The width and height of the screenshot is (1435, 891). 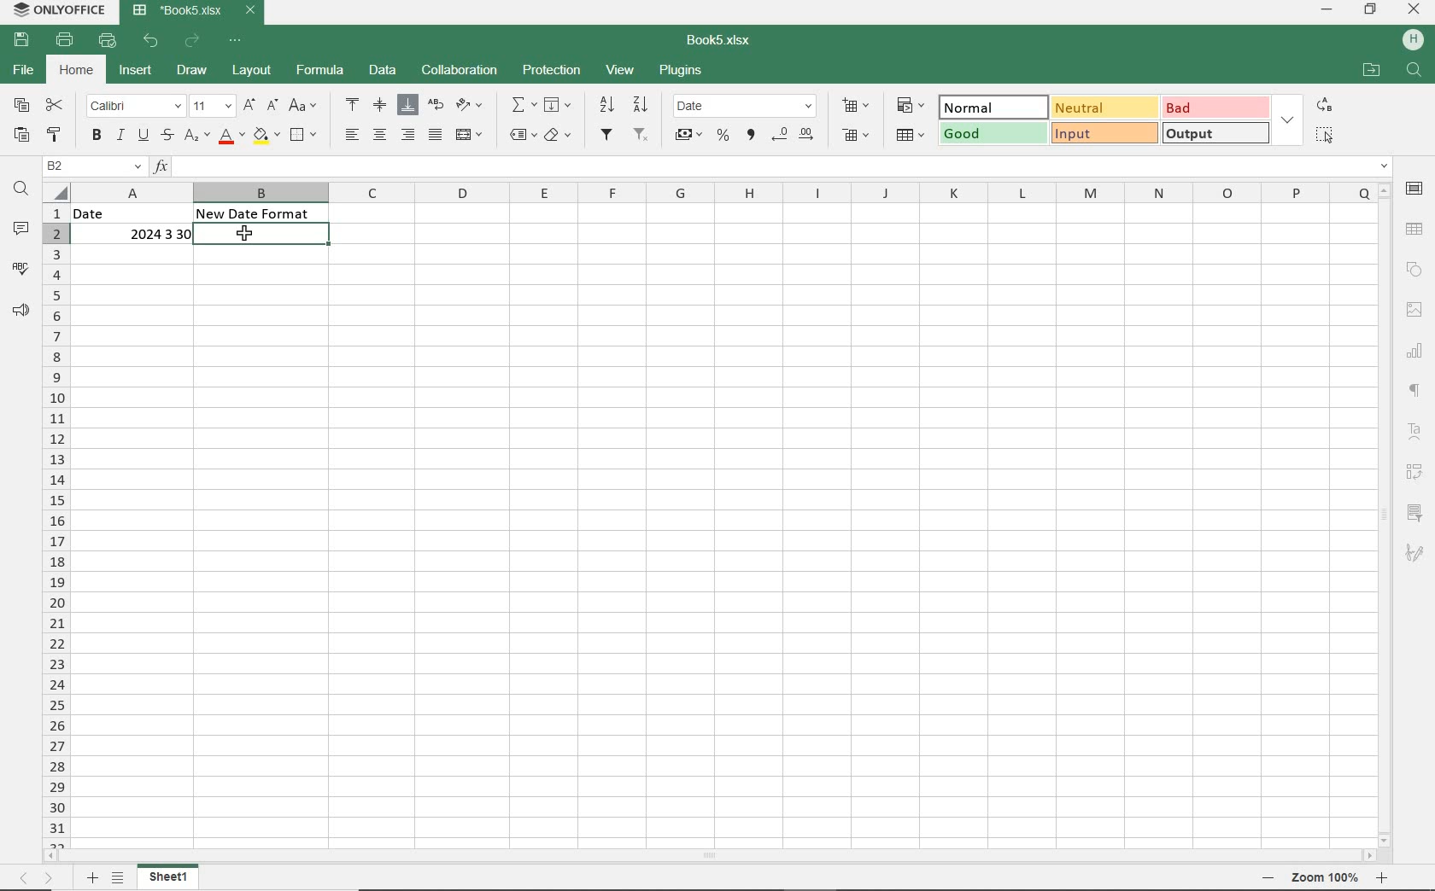 I want to click on PASTE, so click(x=21, y=136).